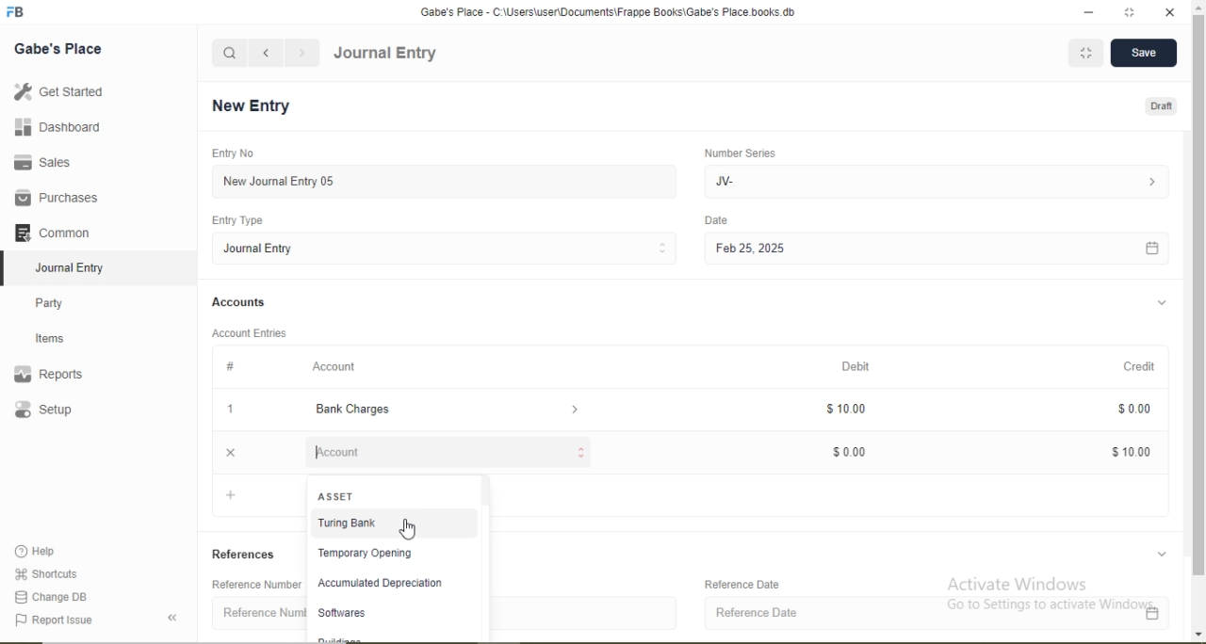 The width and height of the screenshot is (1206, 644). Describe the element at coordinates (175, 618) in the screenshot. I see `collapse sidebar` at that location.